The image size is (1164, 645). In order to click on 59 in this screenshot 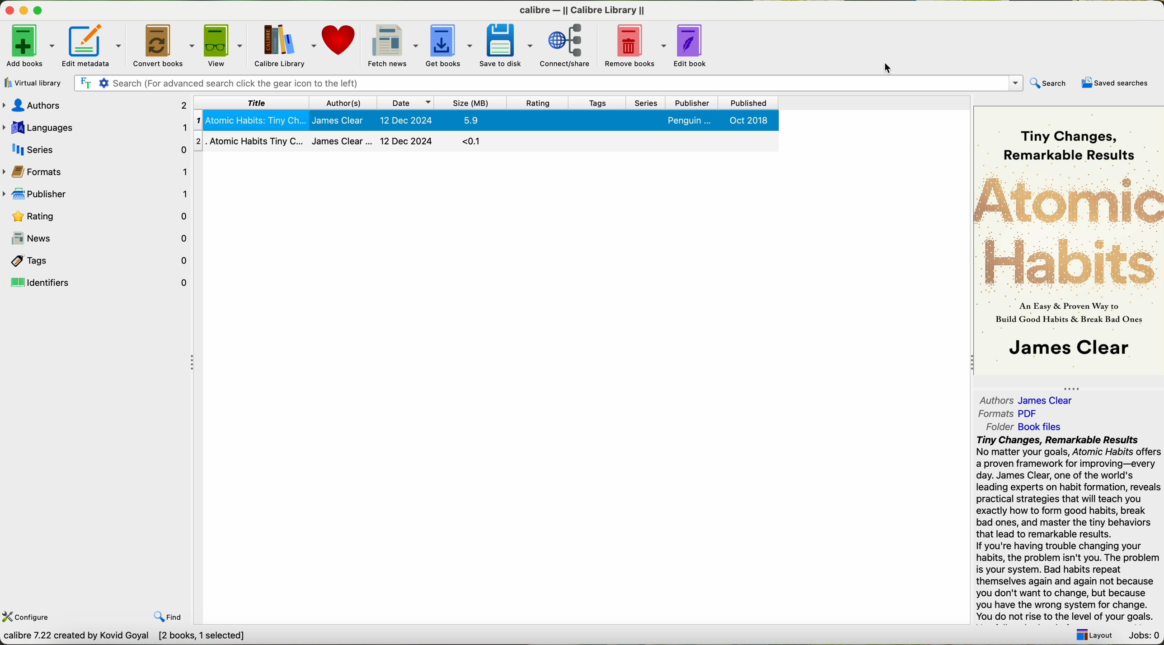, I will do `click(478, 120)`.